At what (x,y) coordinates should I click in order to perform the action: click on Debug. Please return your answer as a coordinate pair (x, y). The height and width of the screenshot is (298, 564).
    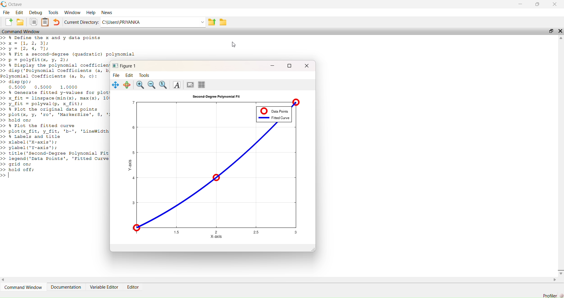
    Looking at the image, I should click on (36, 13).